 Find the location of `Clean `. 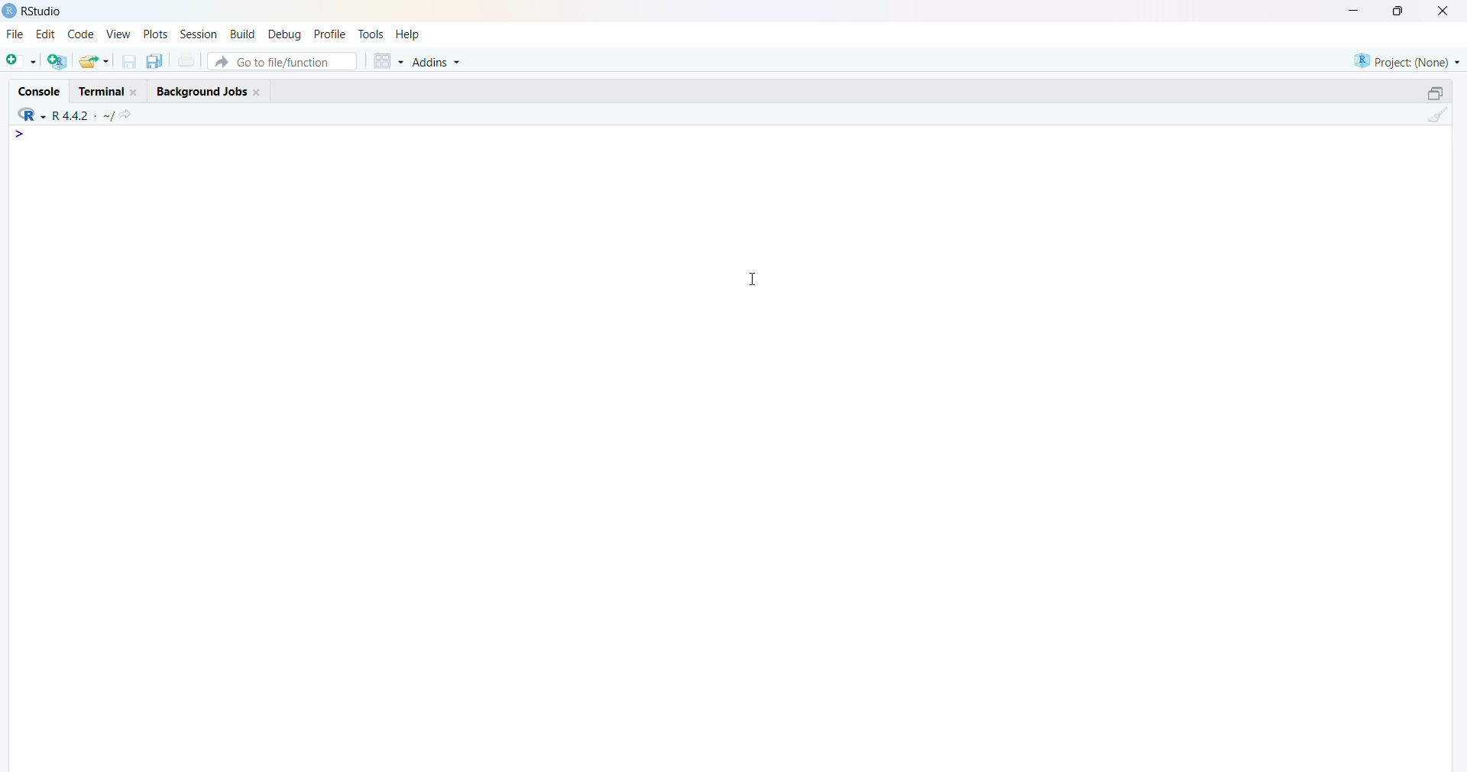

Clean  is located at coordinates (1437, 114).